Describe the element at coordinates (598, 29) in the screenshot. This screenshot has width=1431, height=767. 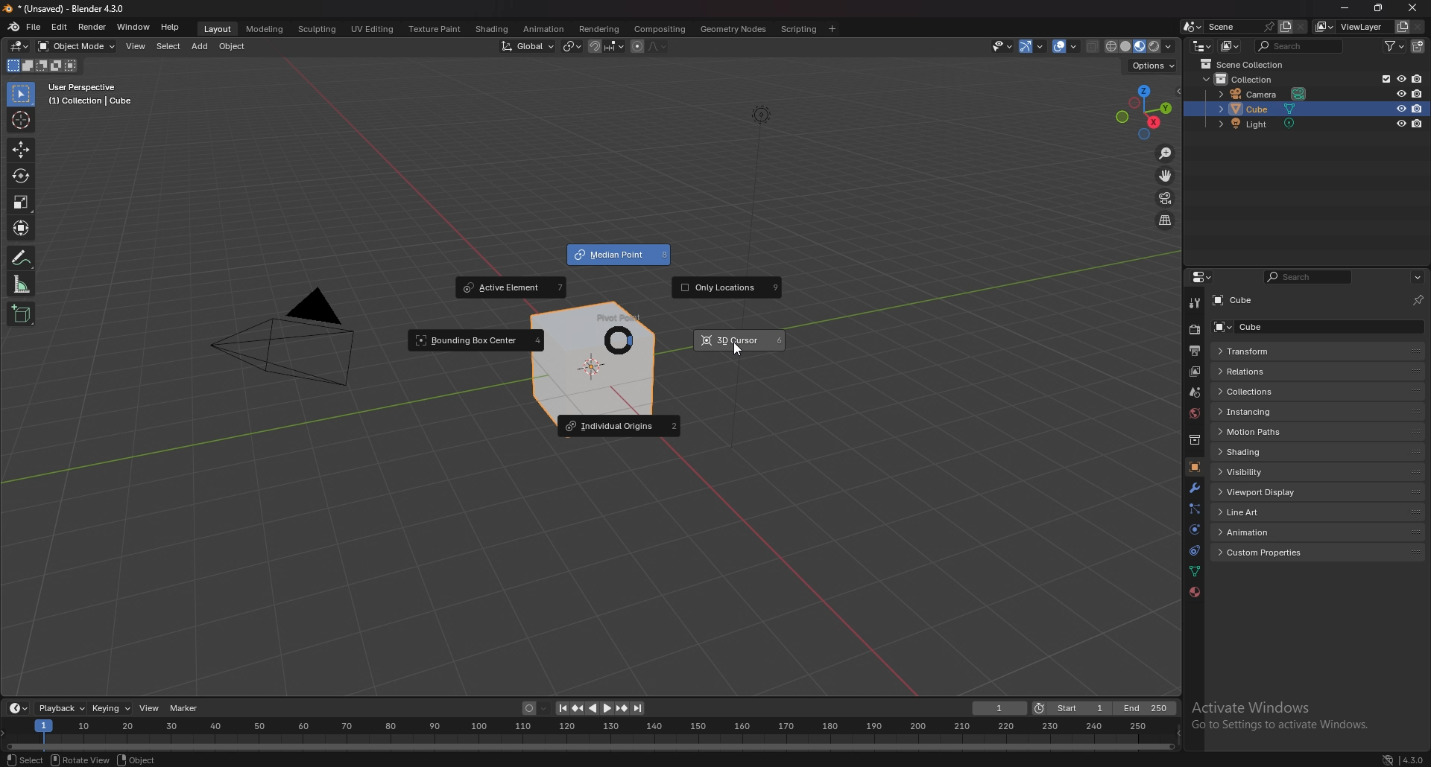
I see `rendering` at that location.